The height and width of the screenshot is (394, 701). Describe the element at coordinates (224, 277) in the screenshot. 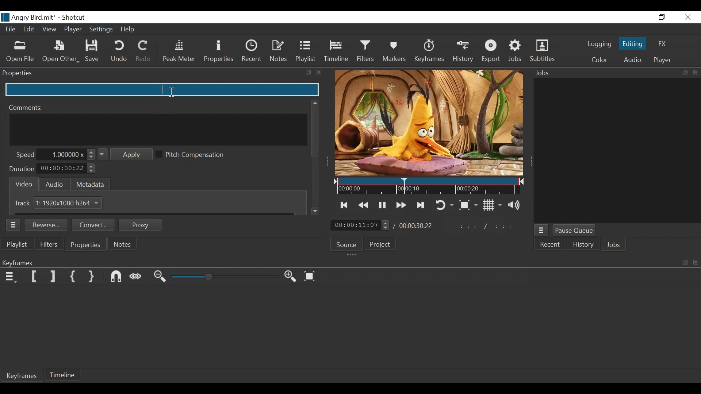

I see `Zoom slider` at that location.